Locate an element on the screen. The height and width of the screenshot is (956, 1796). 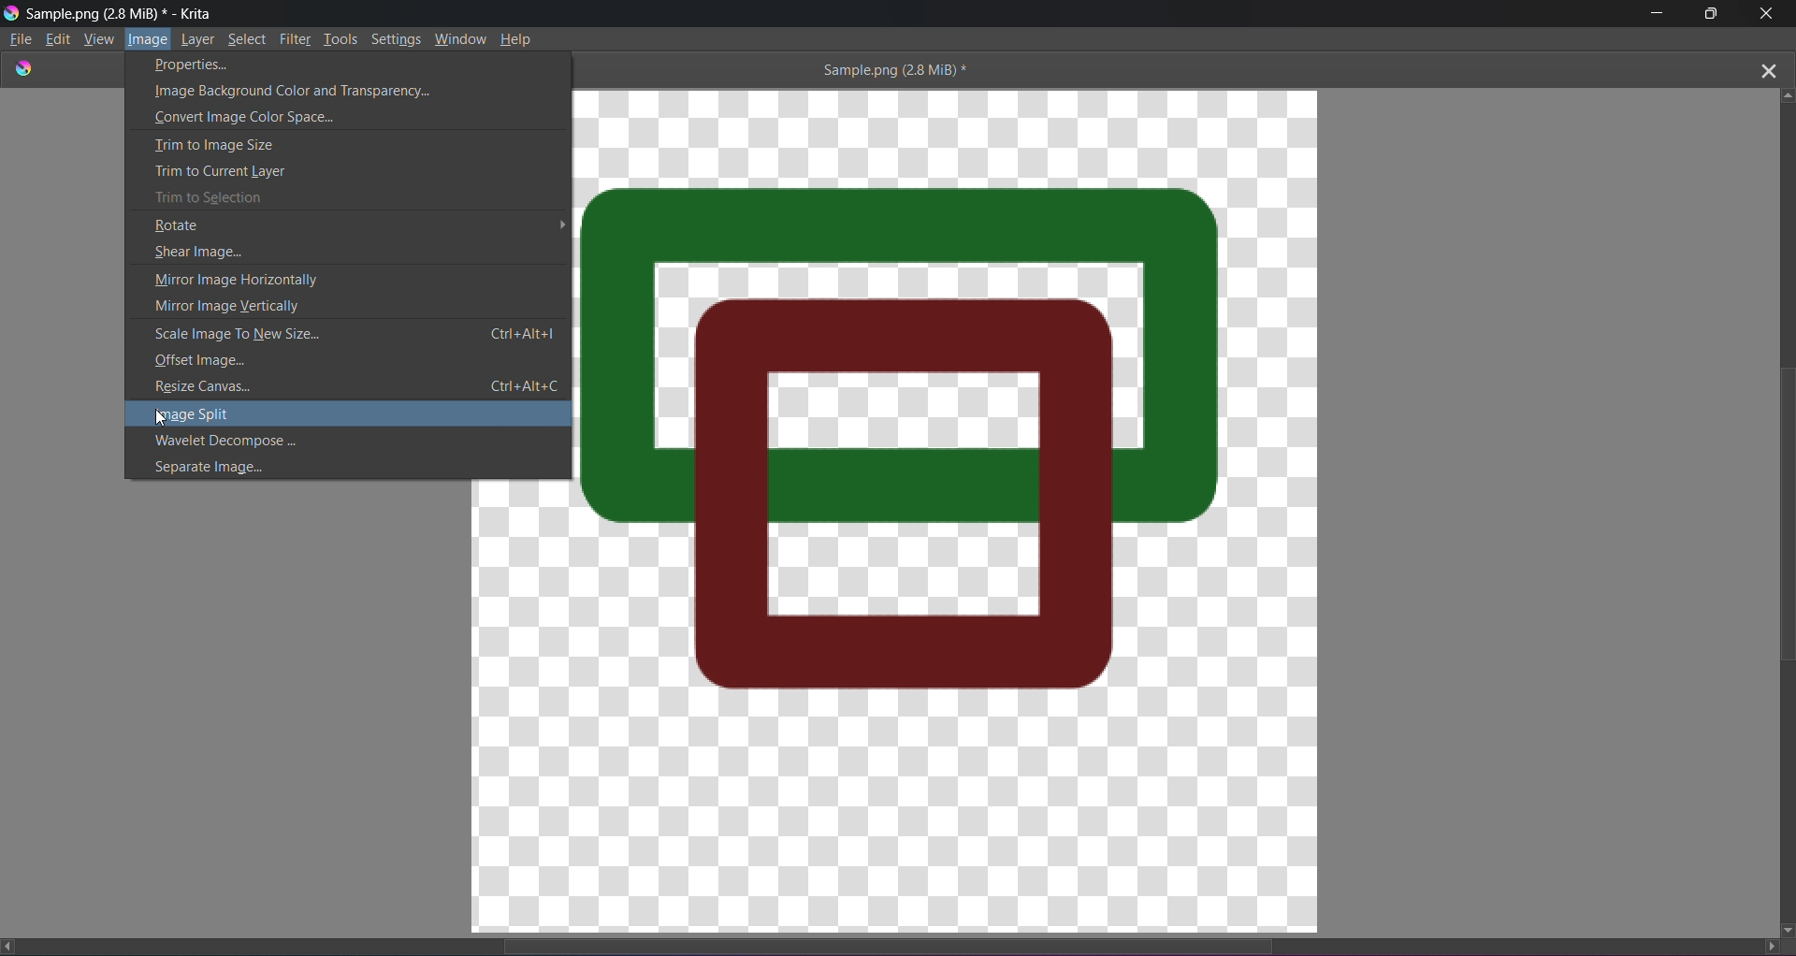
Window is located at coordinates (461, 36).